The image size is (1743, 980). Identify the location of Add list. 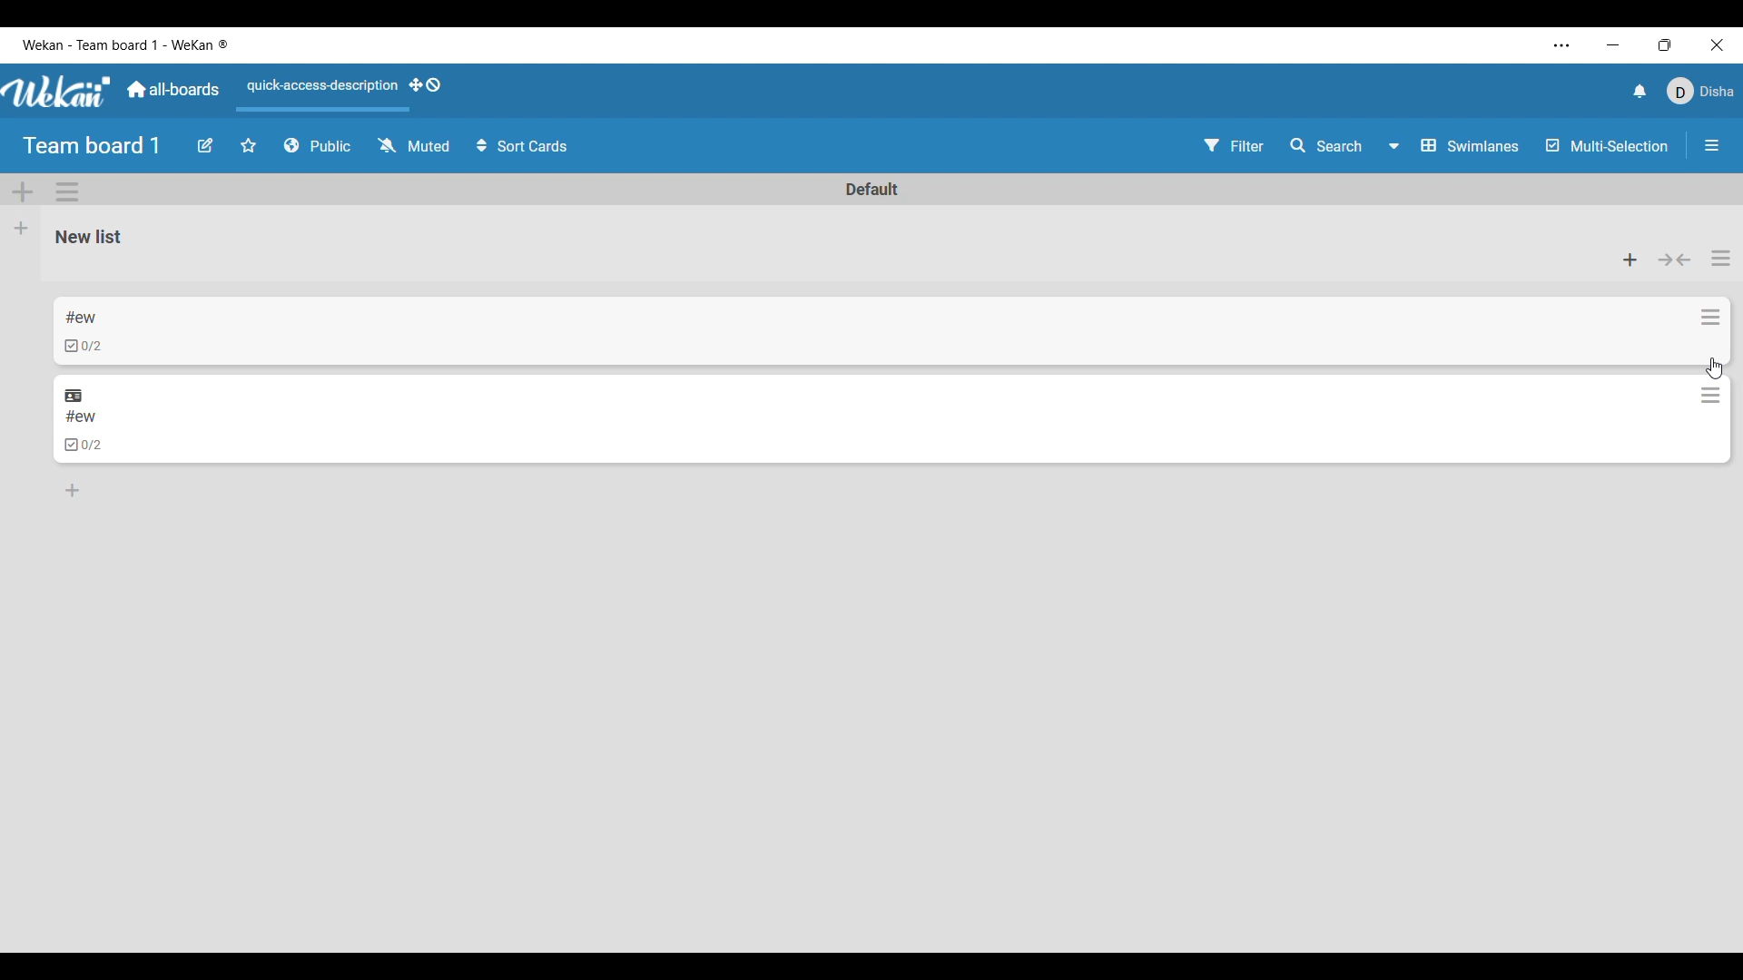
(22, 229).